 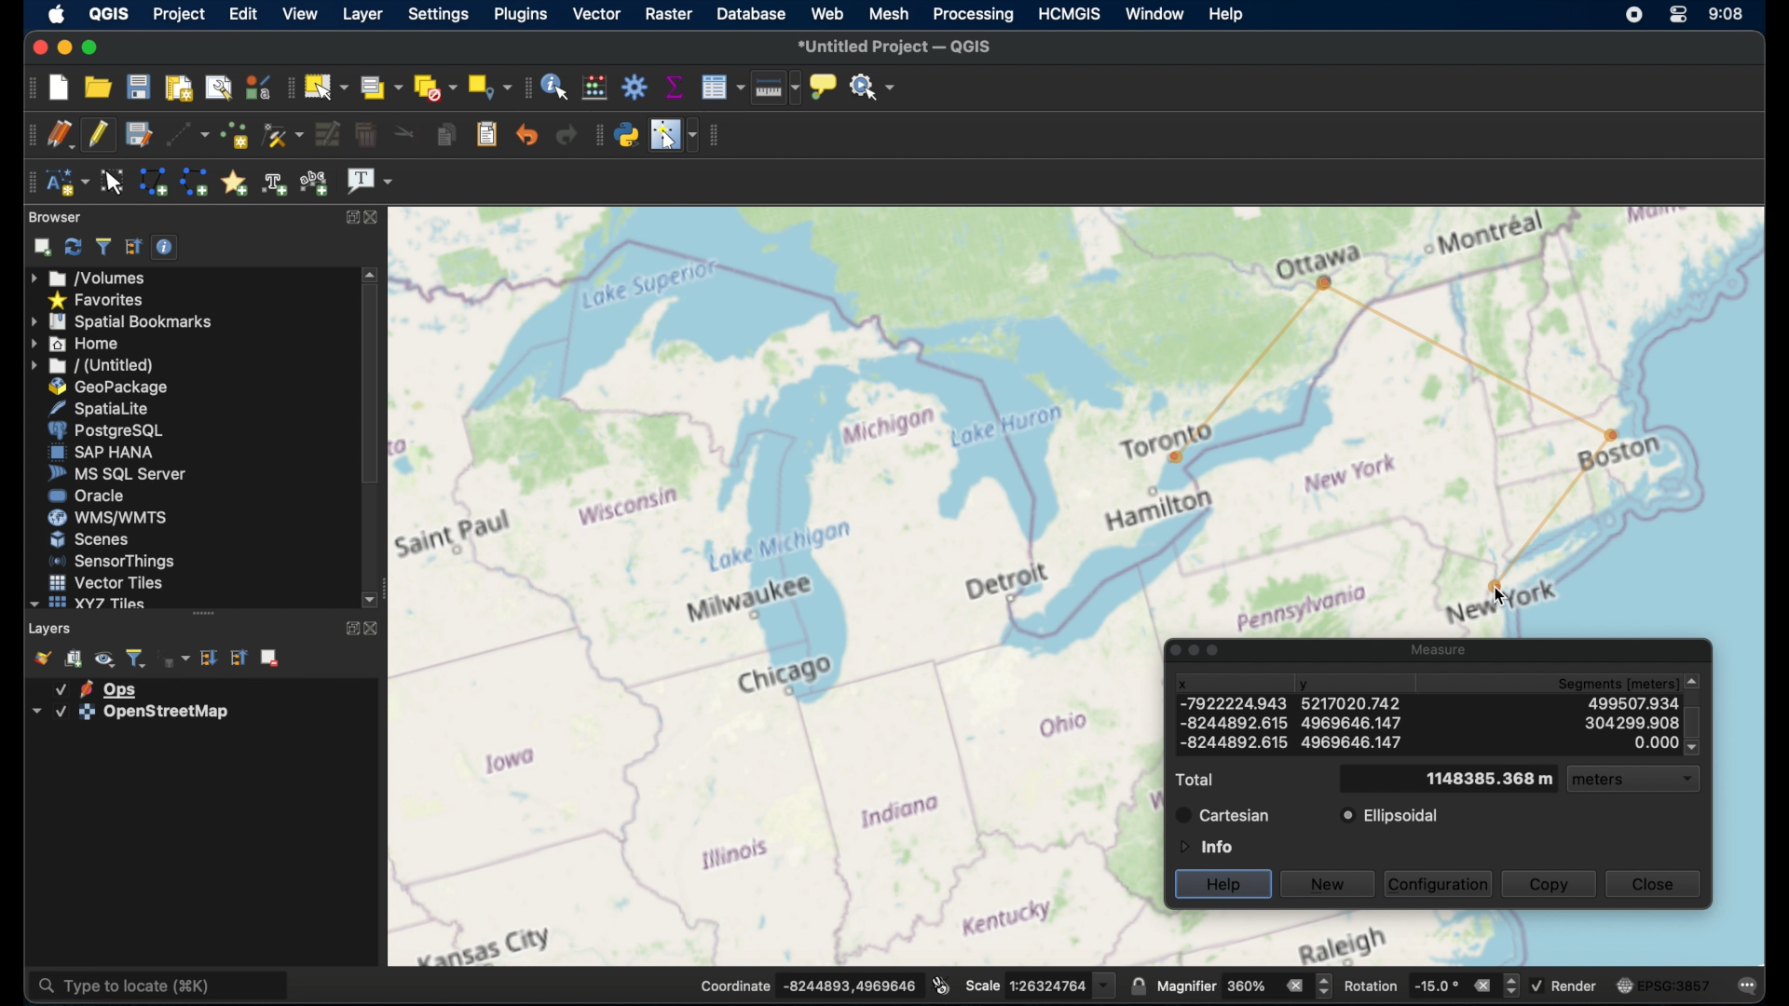 What do you see at coordinates (1194, 651) in the screenshot?
I see `minimize` at bounding box center [1194, 651].